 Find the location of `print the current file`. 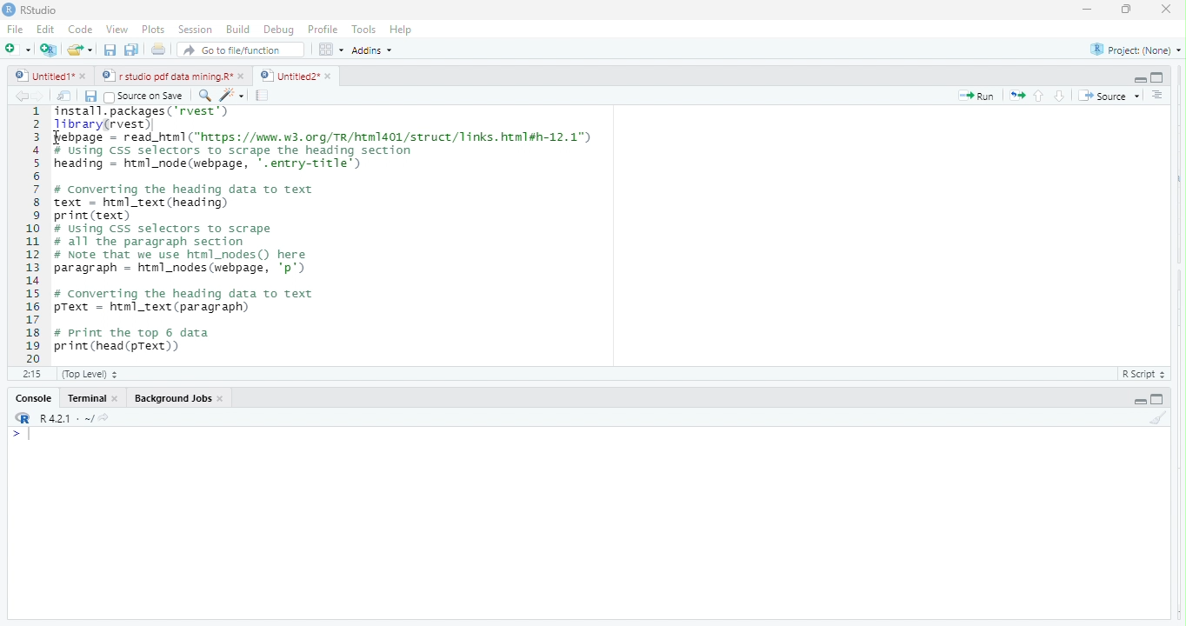

print the current file is located at coordinates (156, 50).